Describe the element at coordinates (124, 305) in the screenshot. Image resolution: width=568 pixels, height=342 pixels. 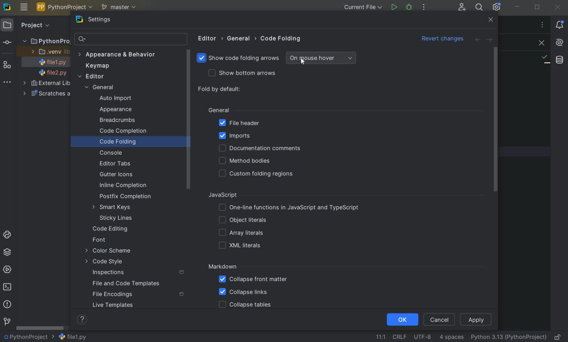
I see `LIVE TEMPLATES` at that location.